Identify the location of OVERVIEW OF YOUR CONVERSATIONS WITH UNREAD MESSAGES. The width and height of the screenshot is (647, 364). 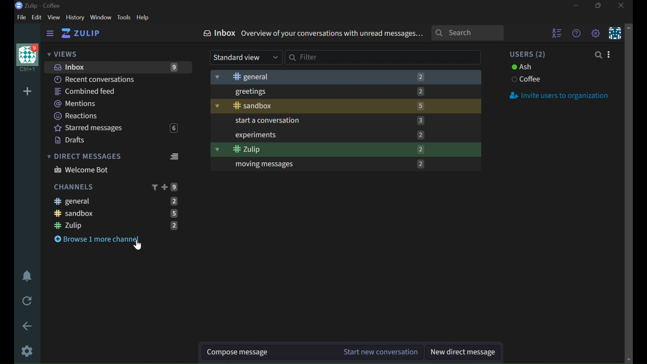
(331, 34).